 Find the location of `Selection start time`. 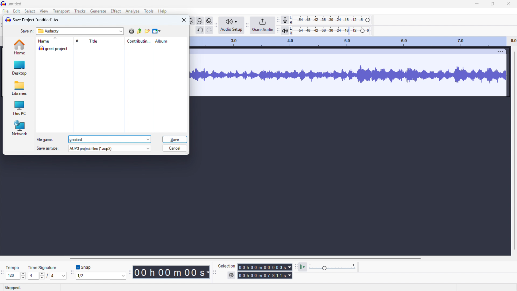

Selection start time is located at coordinates (265, 267).